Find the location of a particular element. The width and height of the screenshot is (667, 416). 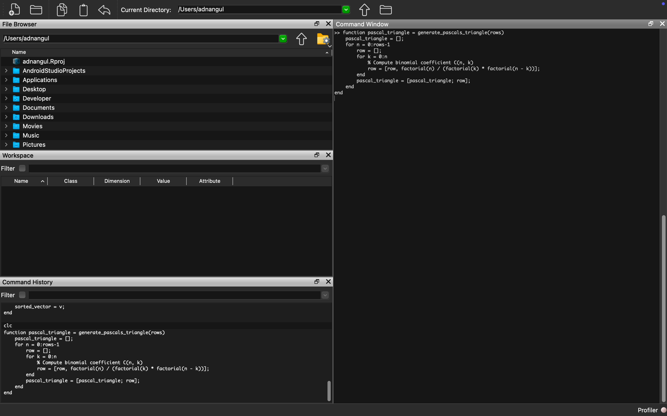

Clipboard is located at coordinates (83, 10).